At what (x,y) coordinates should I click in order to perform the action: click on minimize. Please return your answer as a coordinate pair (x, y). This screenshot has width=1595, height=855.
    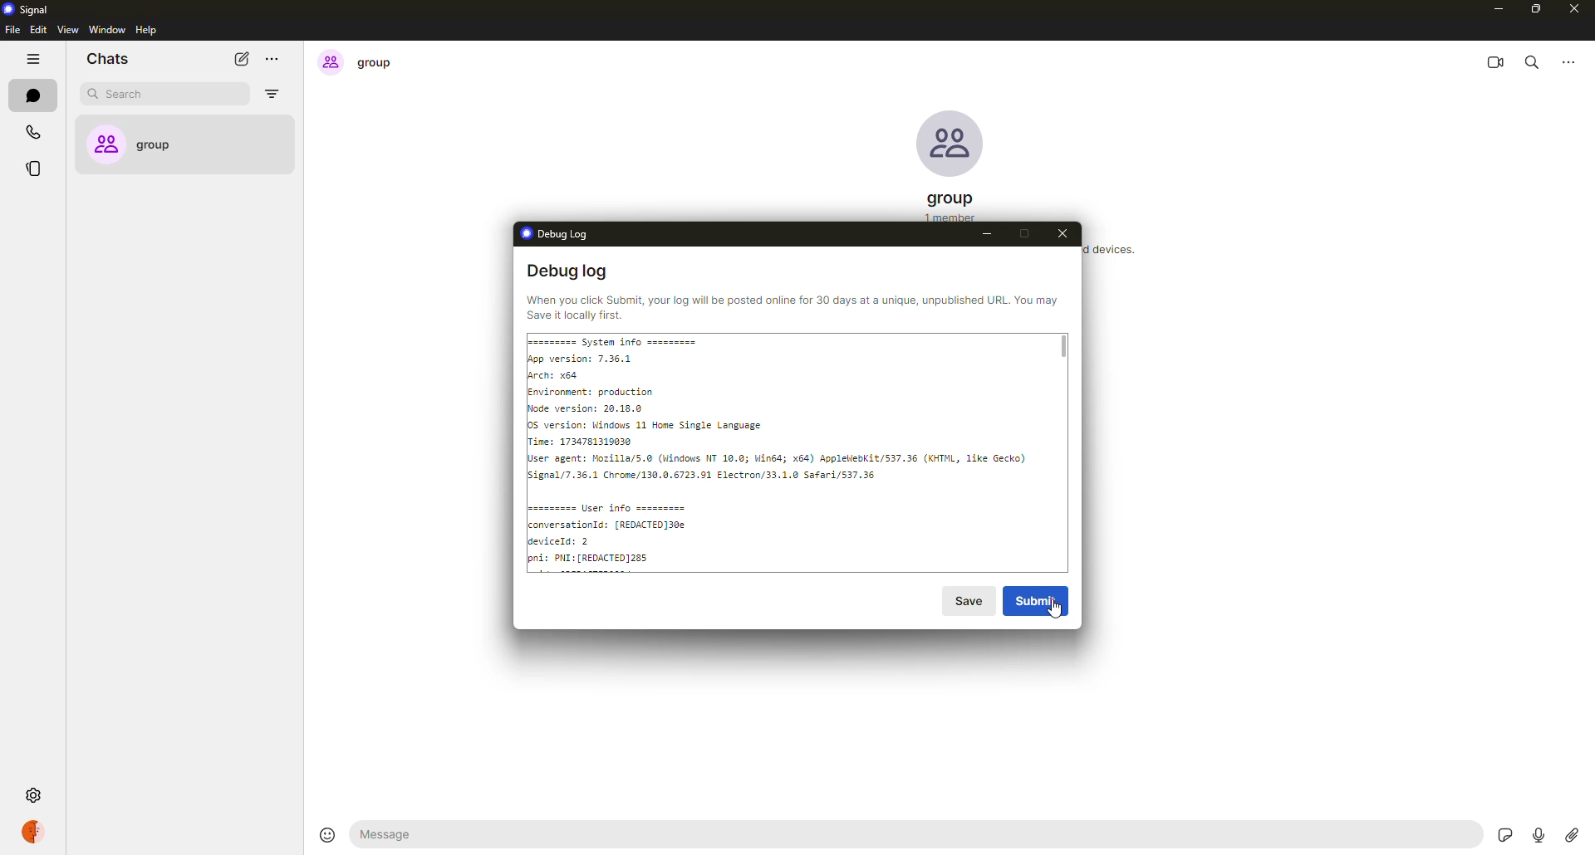
    Looking at the image, I should click on (987, 235).